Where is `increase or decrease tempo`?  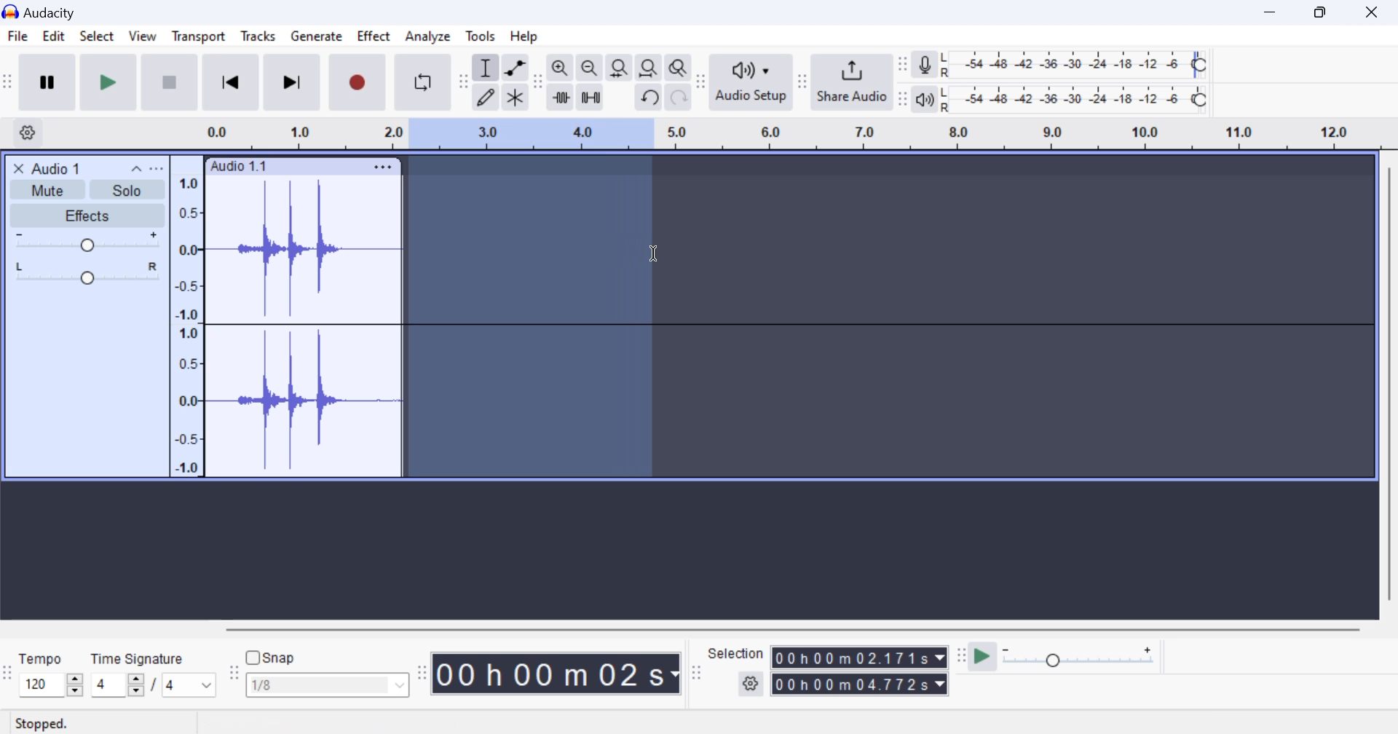 increase or decrease tempo is located at coordinates (50, 684).